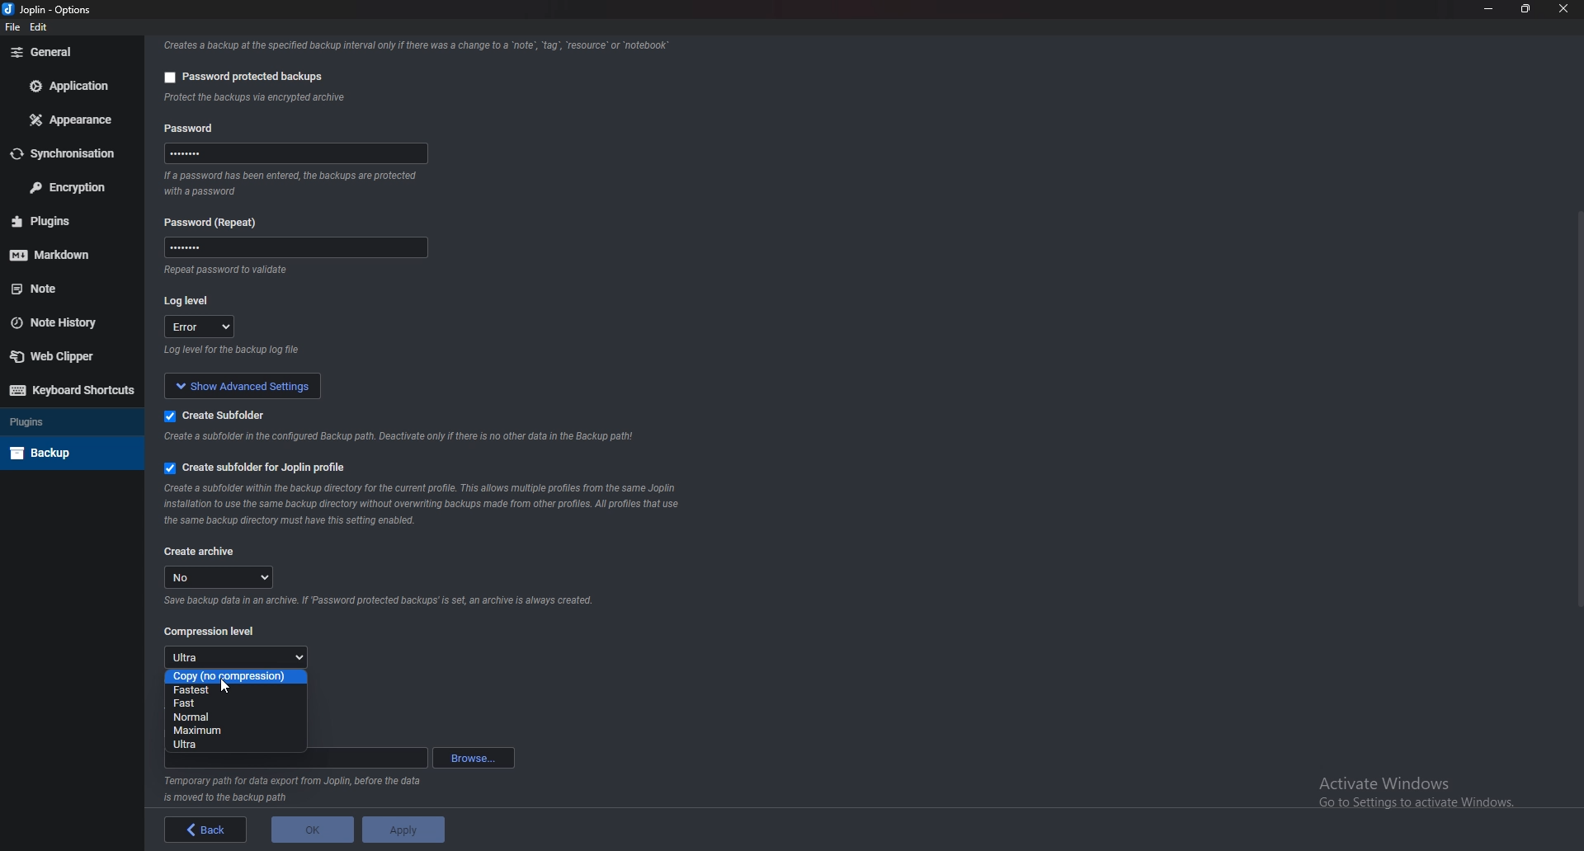  What do you see at coordinates (218, 415) in the screenshot?
I see `create subfolder` at bounding box center [218, 415].